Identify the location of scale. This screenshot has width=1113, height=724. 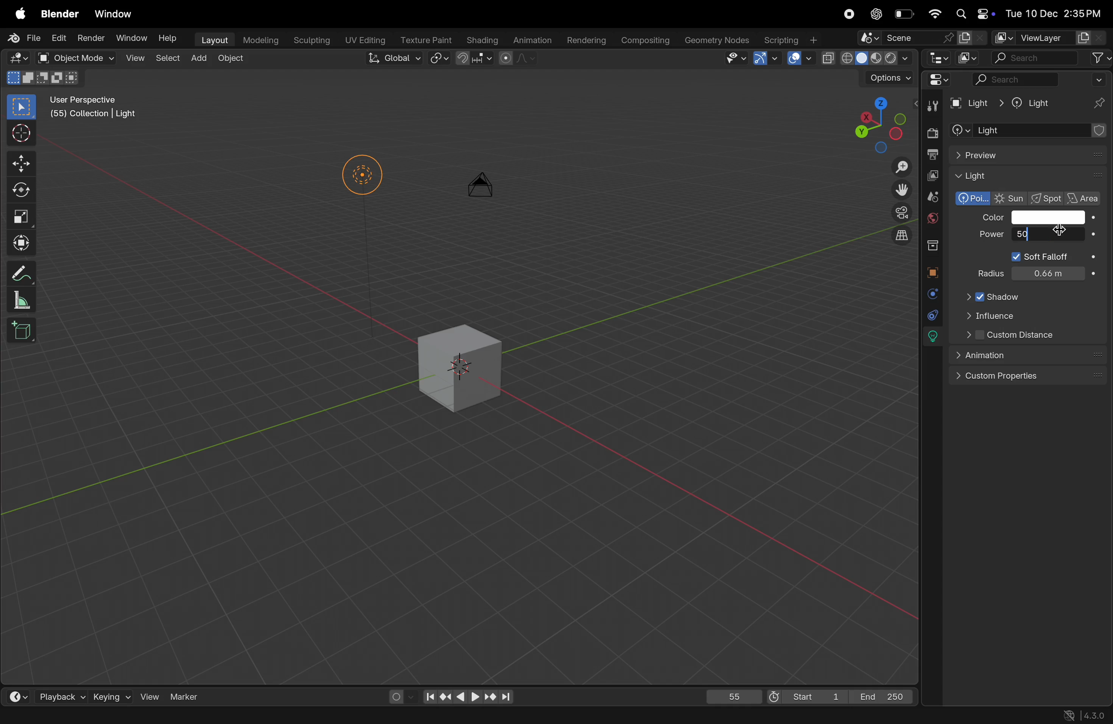
(25, 218).